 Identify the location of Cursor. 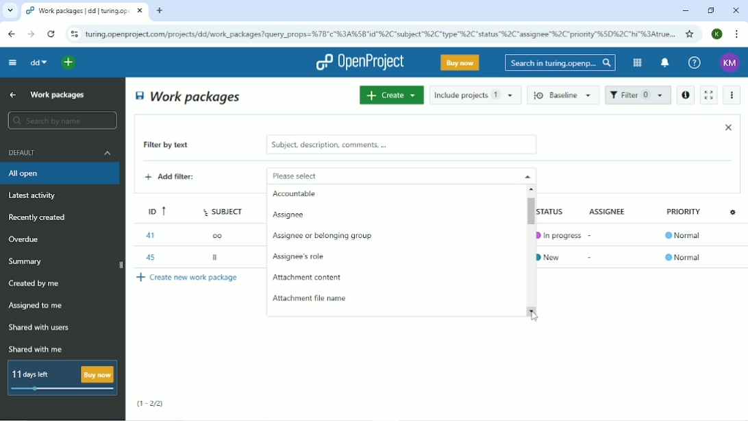
(538, 315).